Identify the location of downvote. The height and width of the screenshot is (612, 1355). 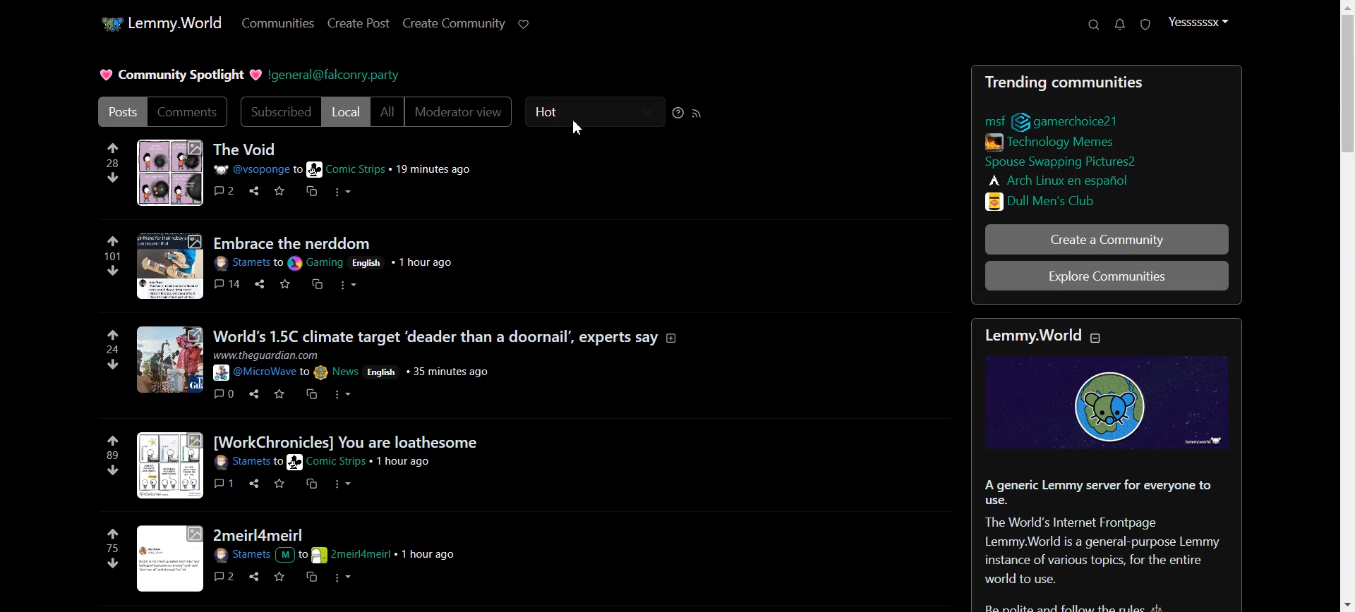
(113, 364).